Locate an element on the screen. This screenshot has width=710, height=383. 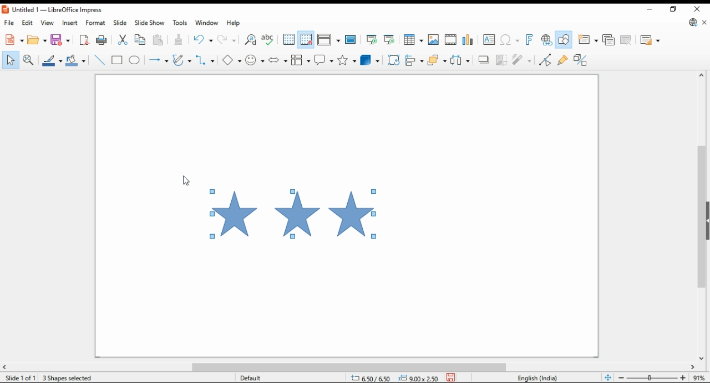
view is located at coordinates (48, 23).